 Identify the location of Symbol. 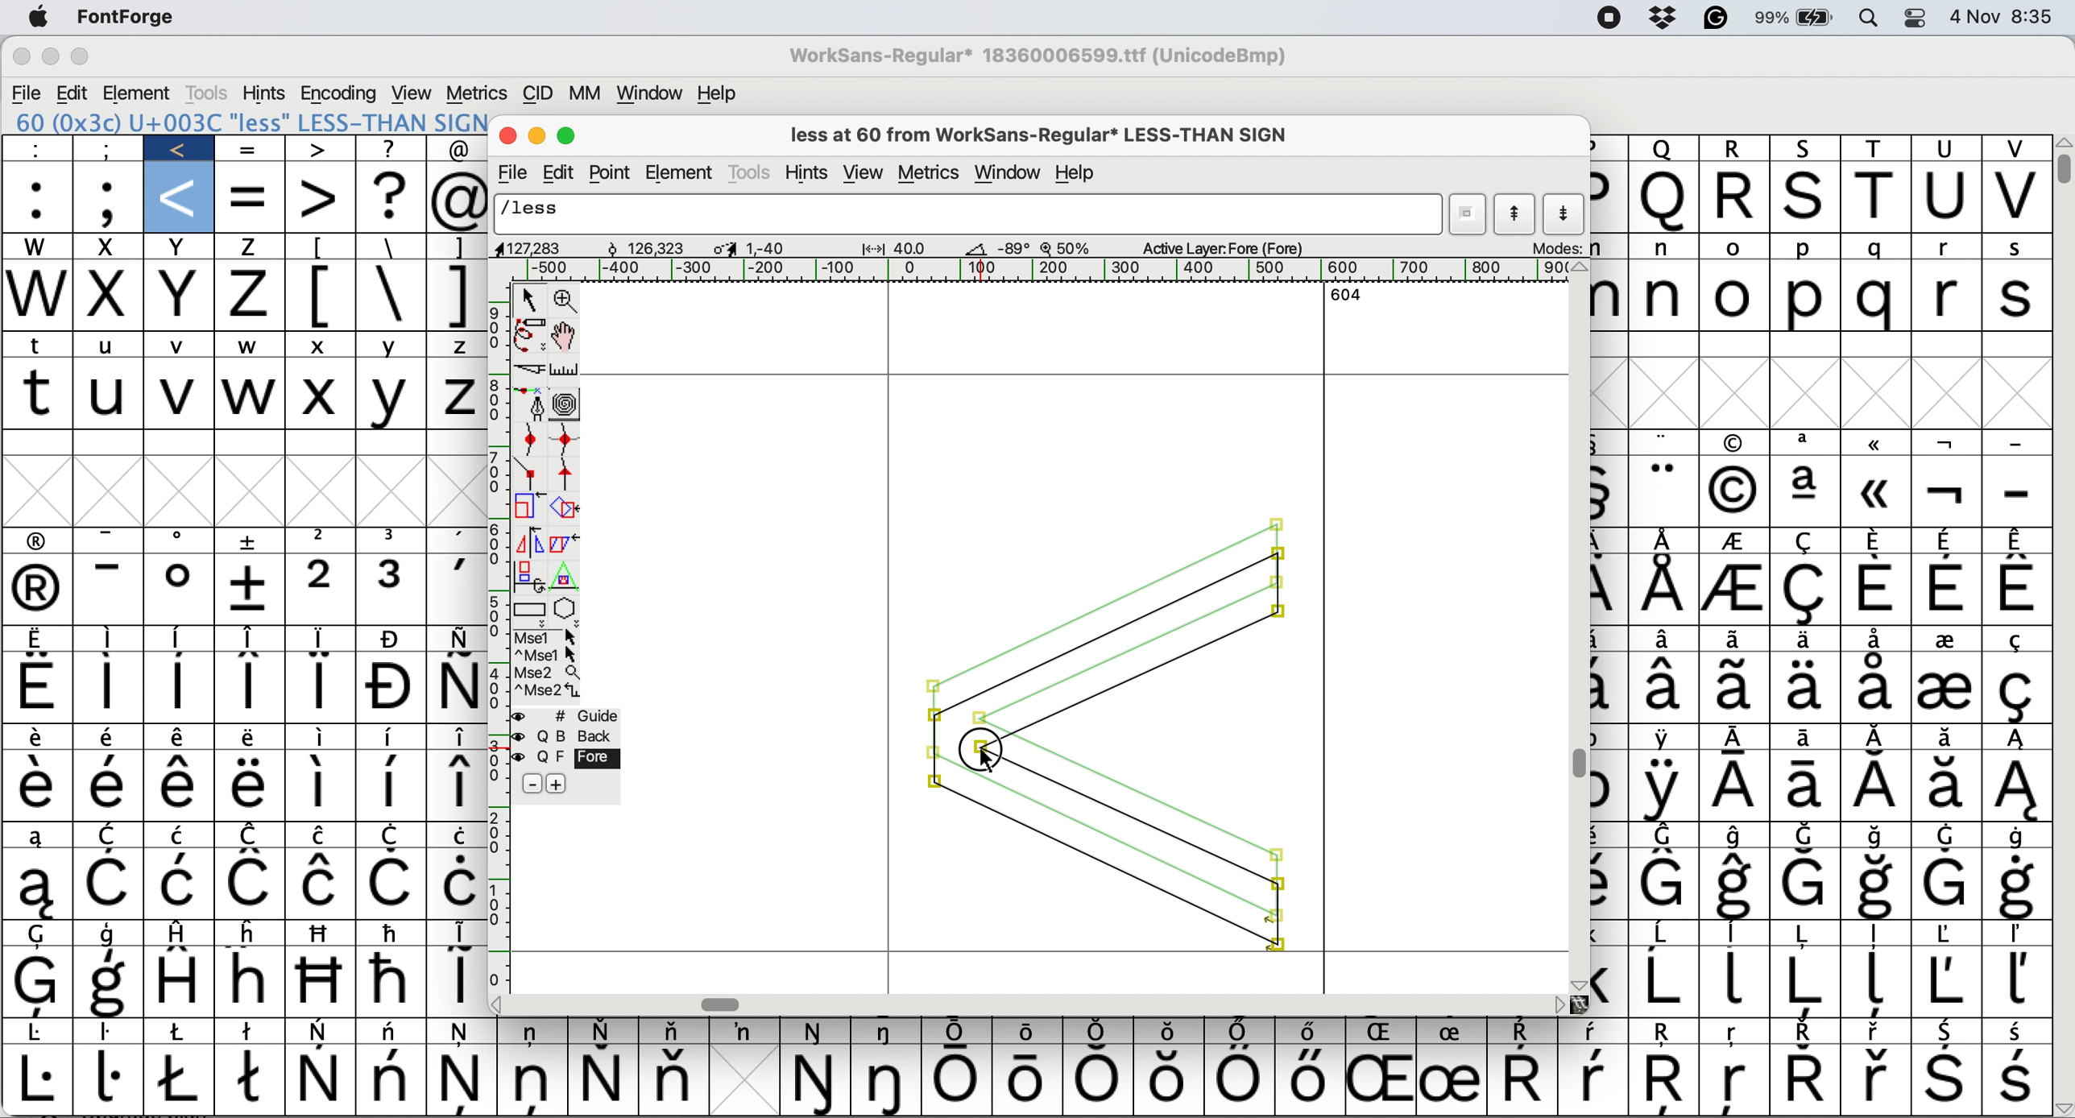
(1874, 640).